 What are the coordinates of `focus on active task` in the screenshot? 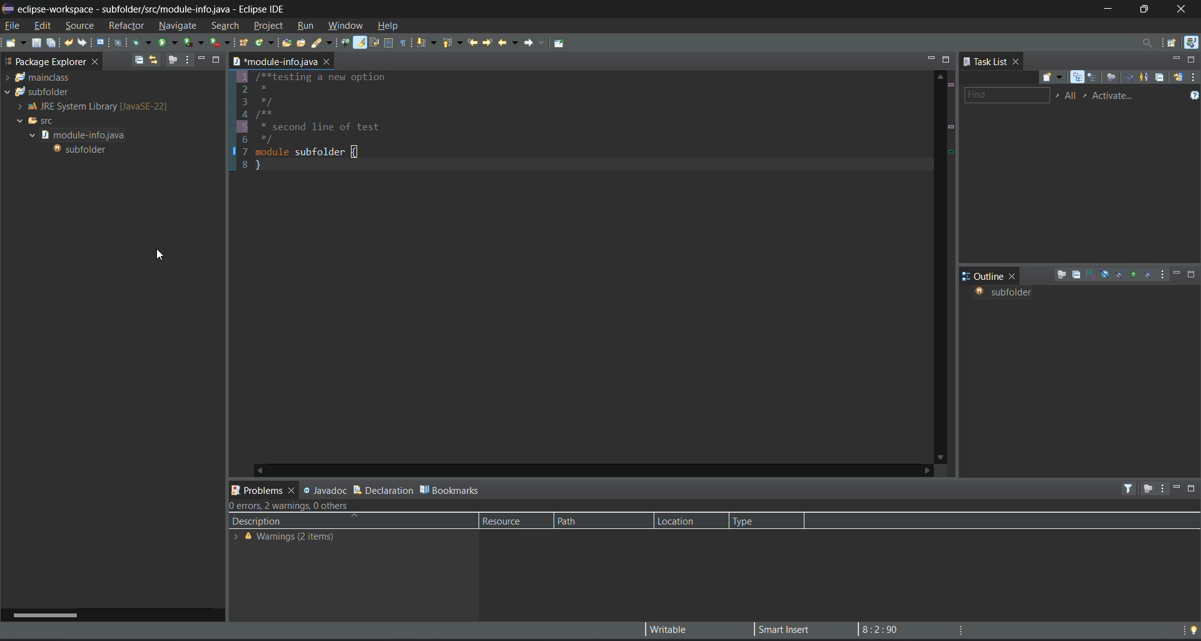 It's located at (174, 59).